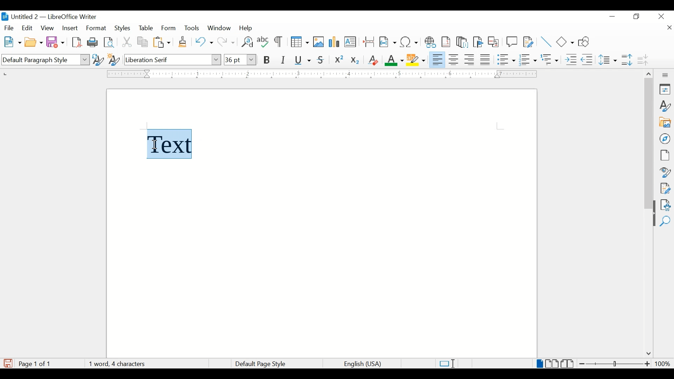 This screenshot has width=674, height=379. I want to click on underline, so click(303, 60).